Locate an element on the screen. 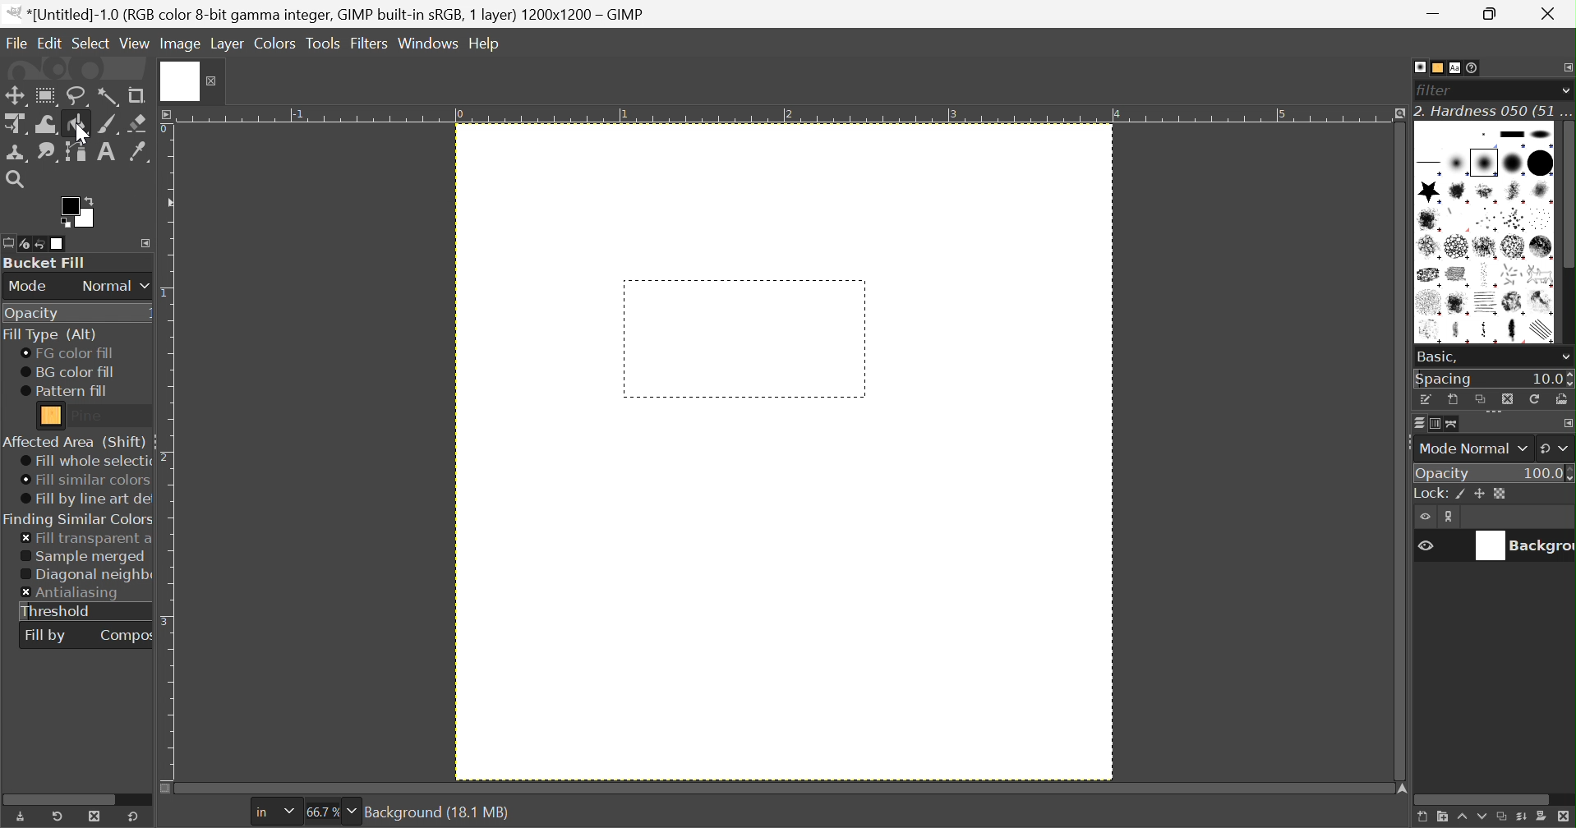 Image resolution: width=1576 pixels, height=828 pixels. Add a mask that allows non-destructive editing of transparency. is located at coordinates (1542, 818).